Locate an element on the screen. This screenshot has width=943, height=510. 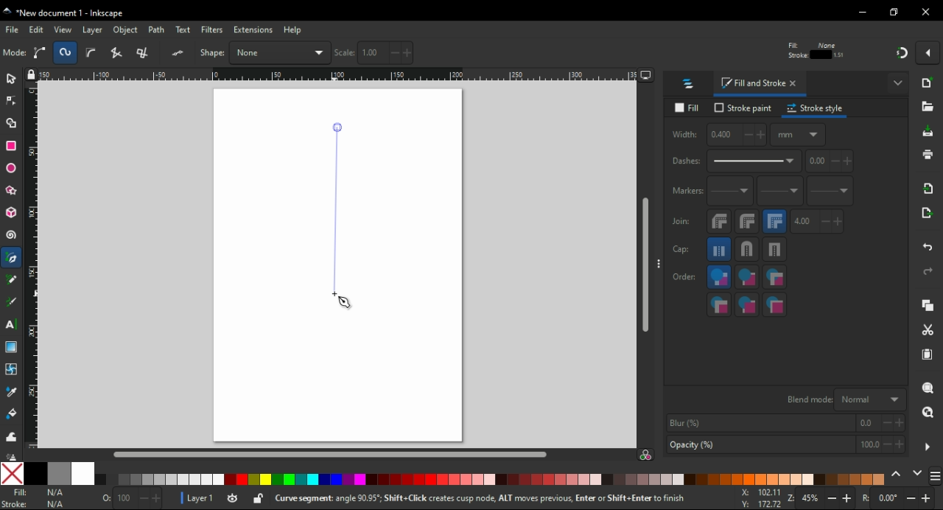
pencil is located at coordinates (12, 279).